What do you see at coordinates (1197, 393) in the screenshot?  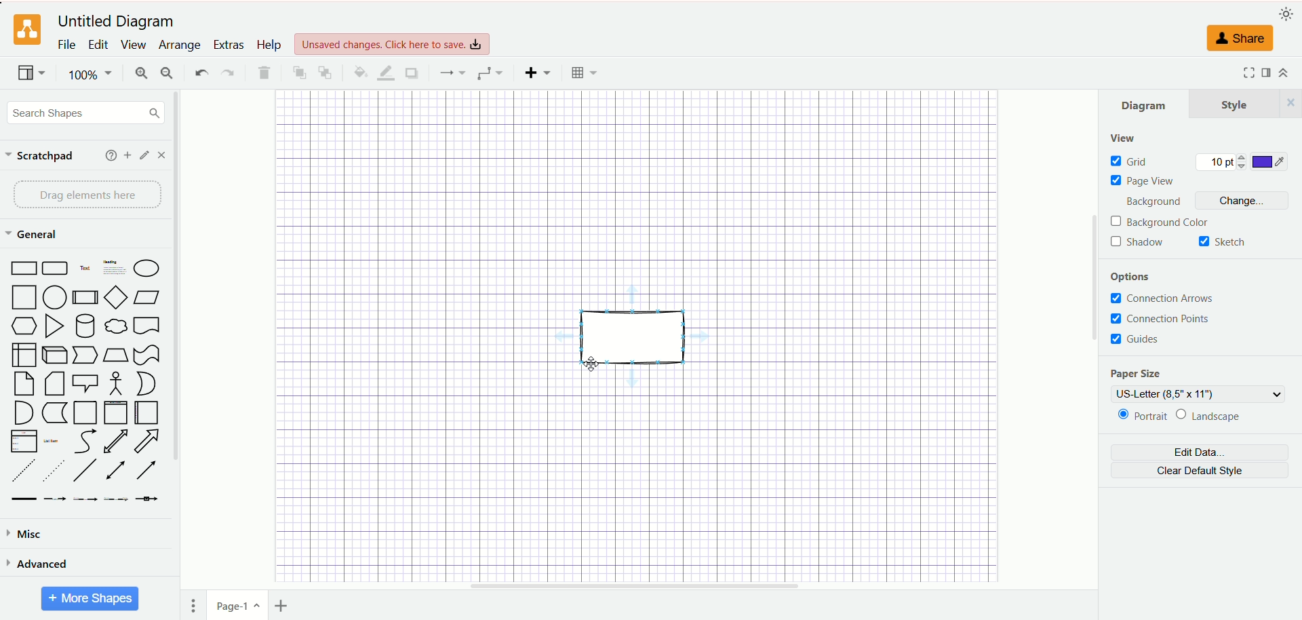 I see `US-letter (8.5" x 11")` at bounding box center [1197, 393].